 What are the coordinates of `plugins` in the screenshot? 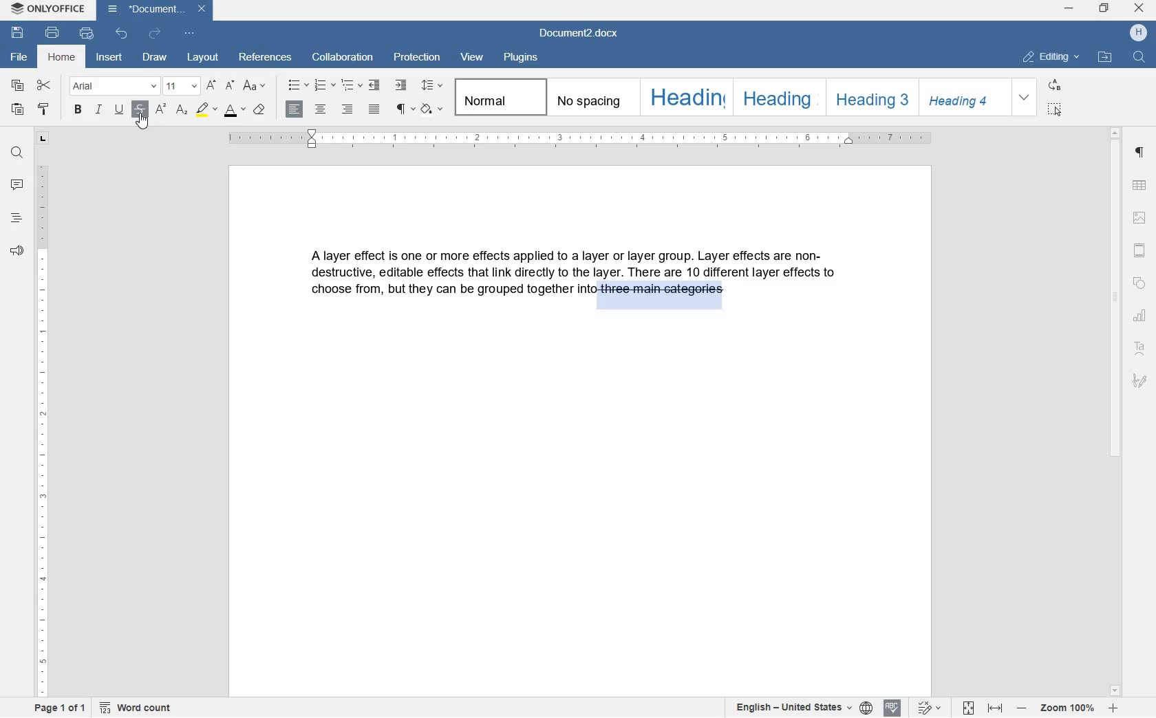 It's located at (520, 58).